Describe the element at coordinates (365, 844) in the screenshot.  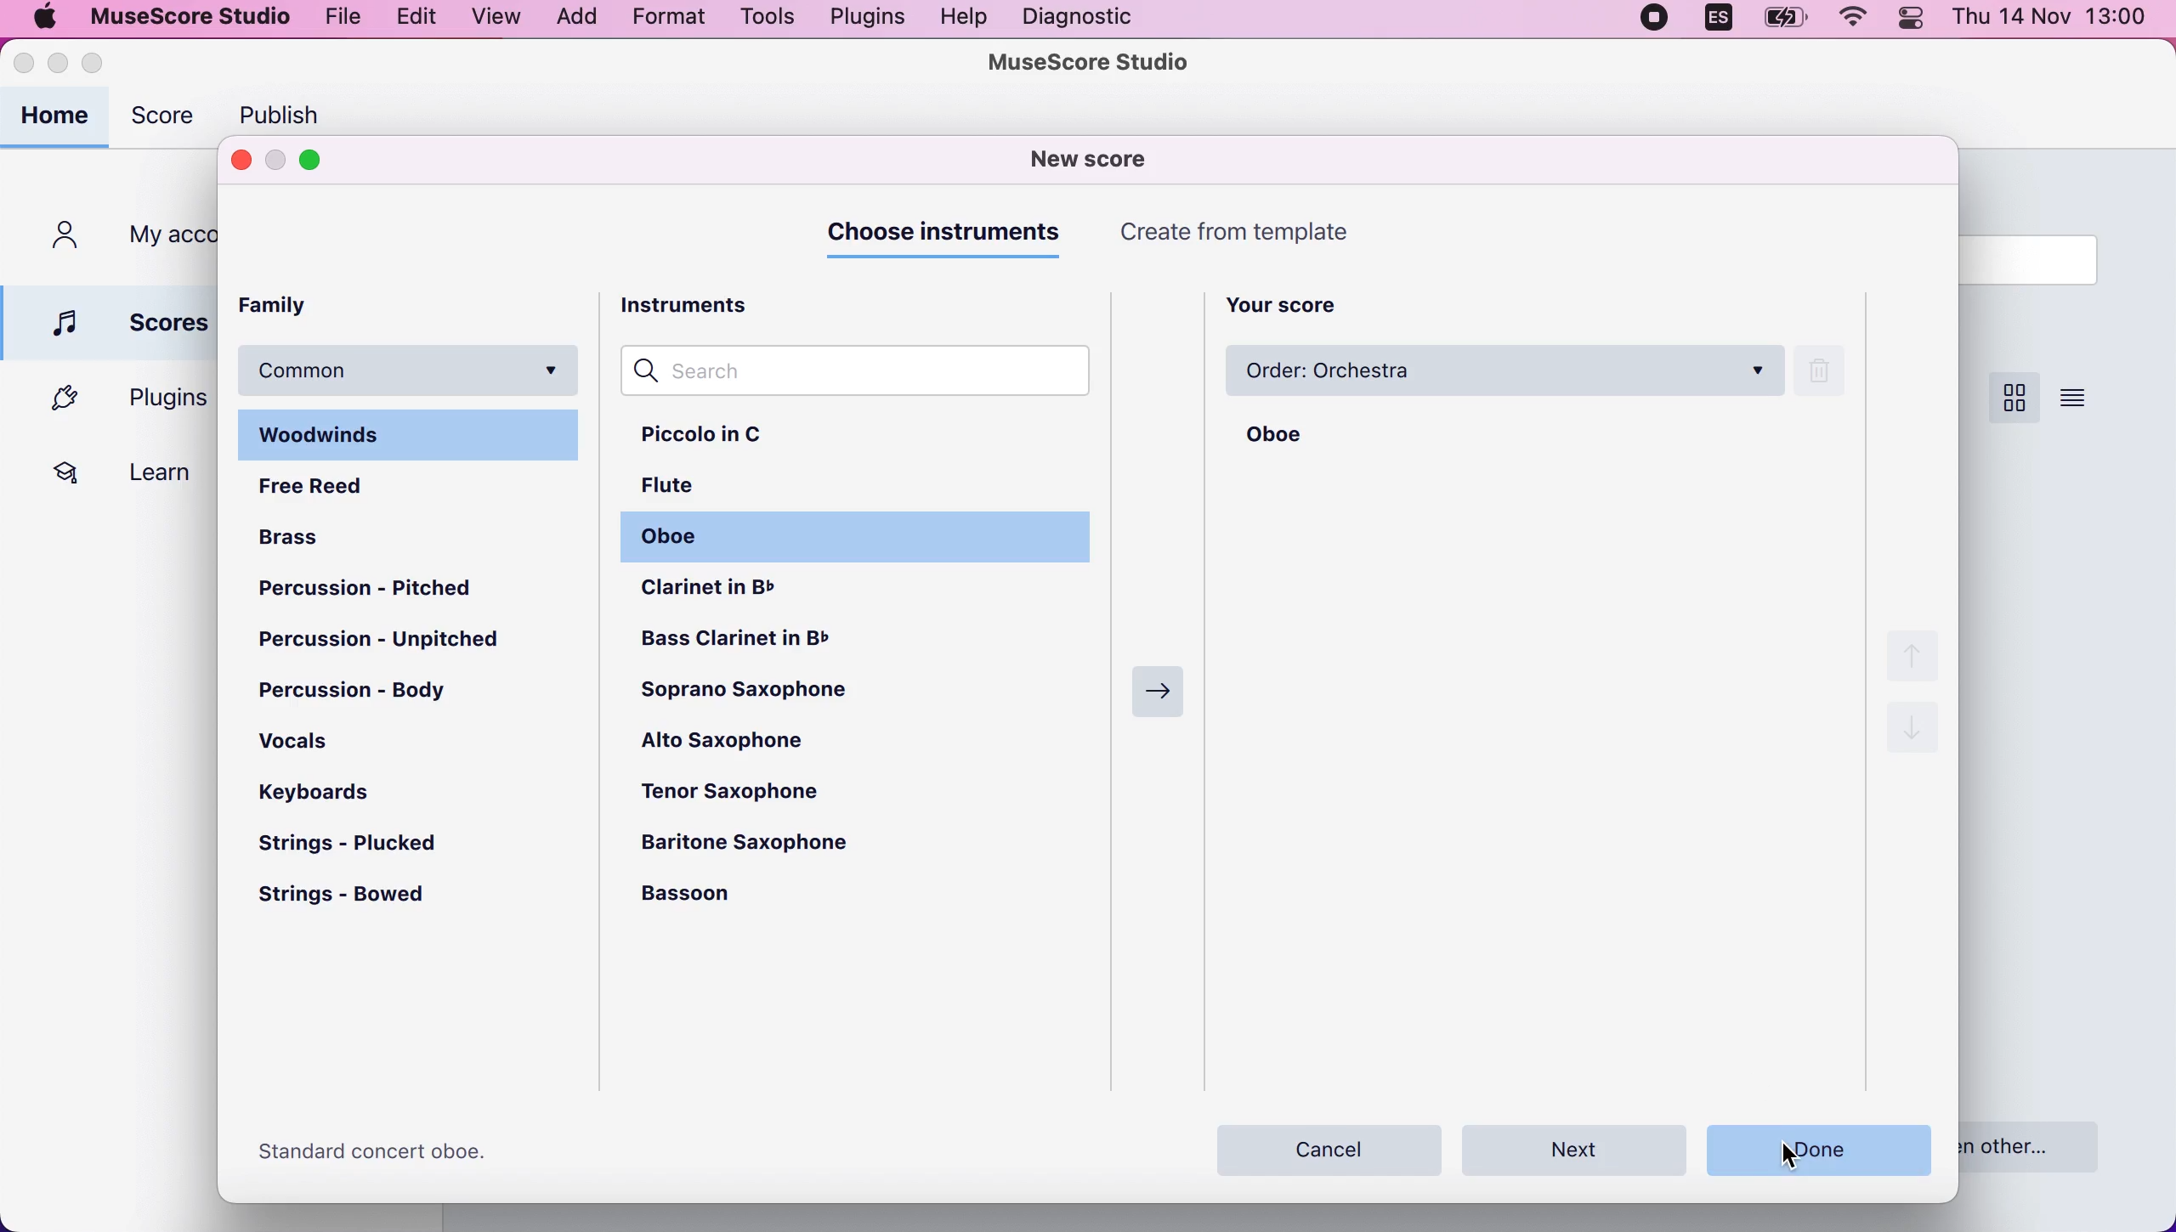
I see `strings-plucked` at that location.